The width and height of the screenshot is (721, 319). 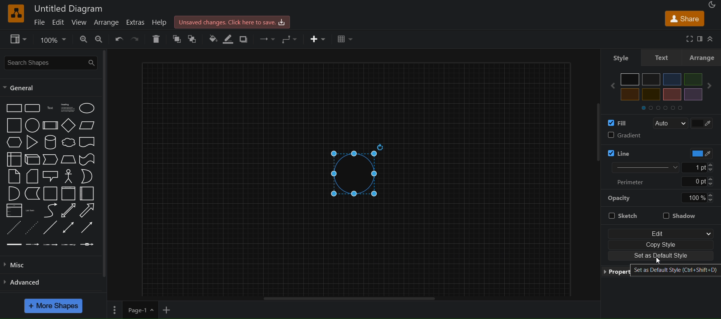 I want to click on list item, so click(x=32, y=210).